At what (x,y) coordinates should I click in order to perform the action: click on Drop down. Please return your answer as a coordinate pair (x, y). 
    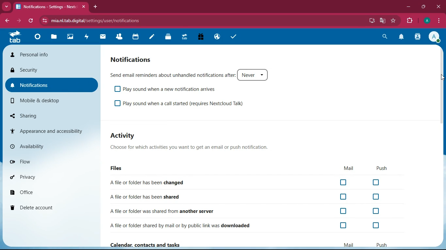
    Looking at the image, I should click on (7, 7).